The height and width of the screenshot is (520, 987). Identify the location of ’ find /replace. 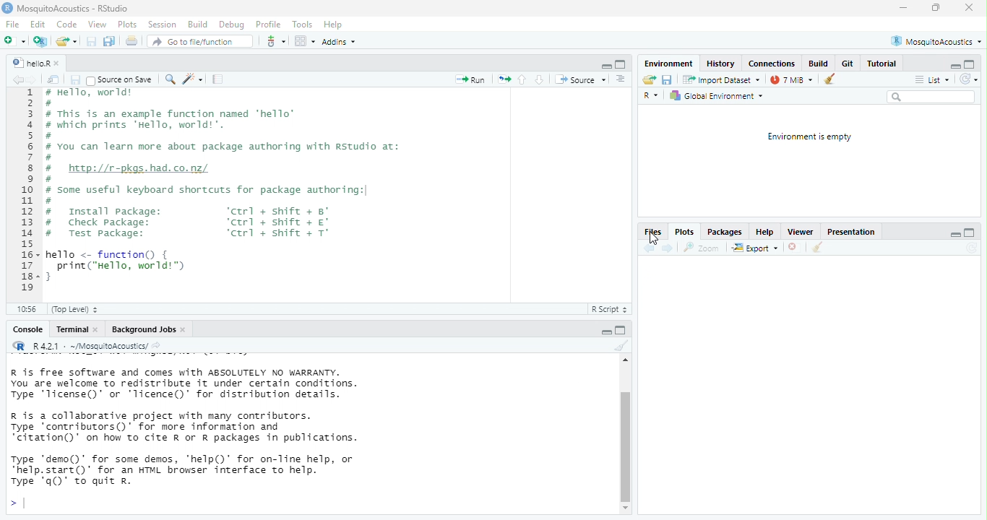
(171, 80).